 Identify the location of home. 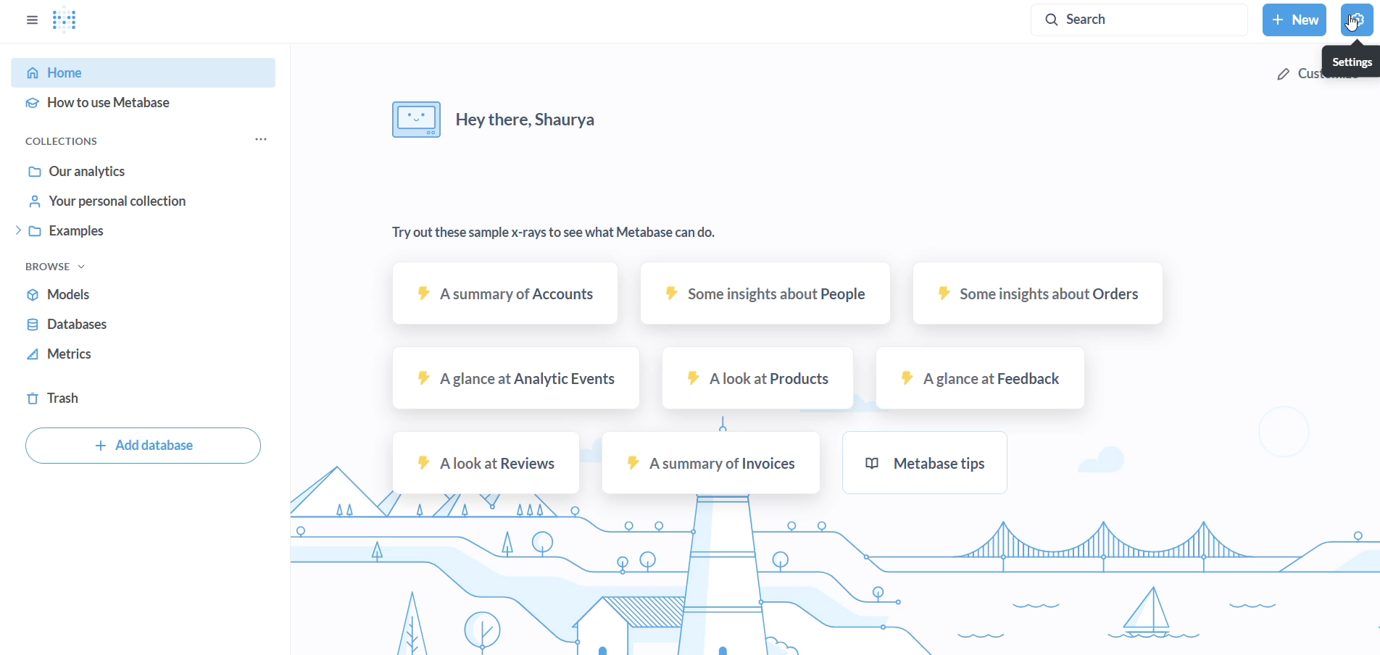
(142, 71).